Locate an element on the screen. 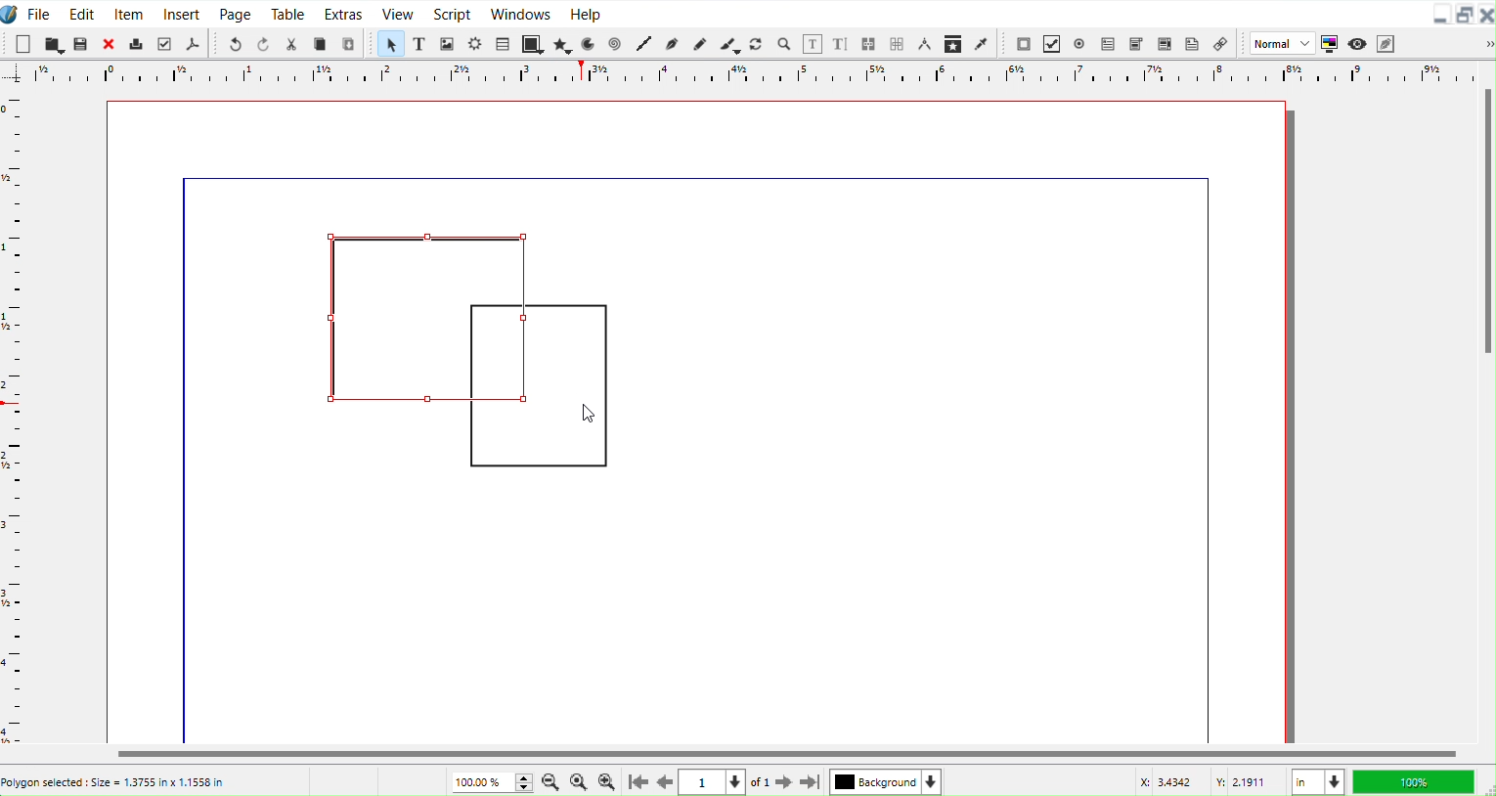 The image size is (1496, 796). Maximize is located at coordinates (1466, 15).